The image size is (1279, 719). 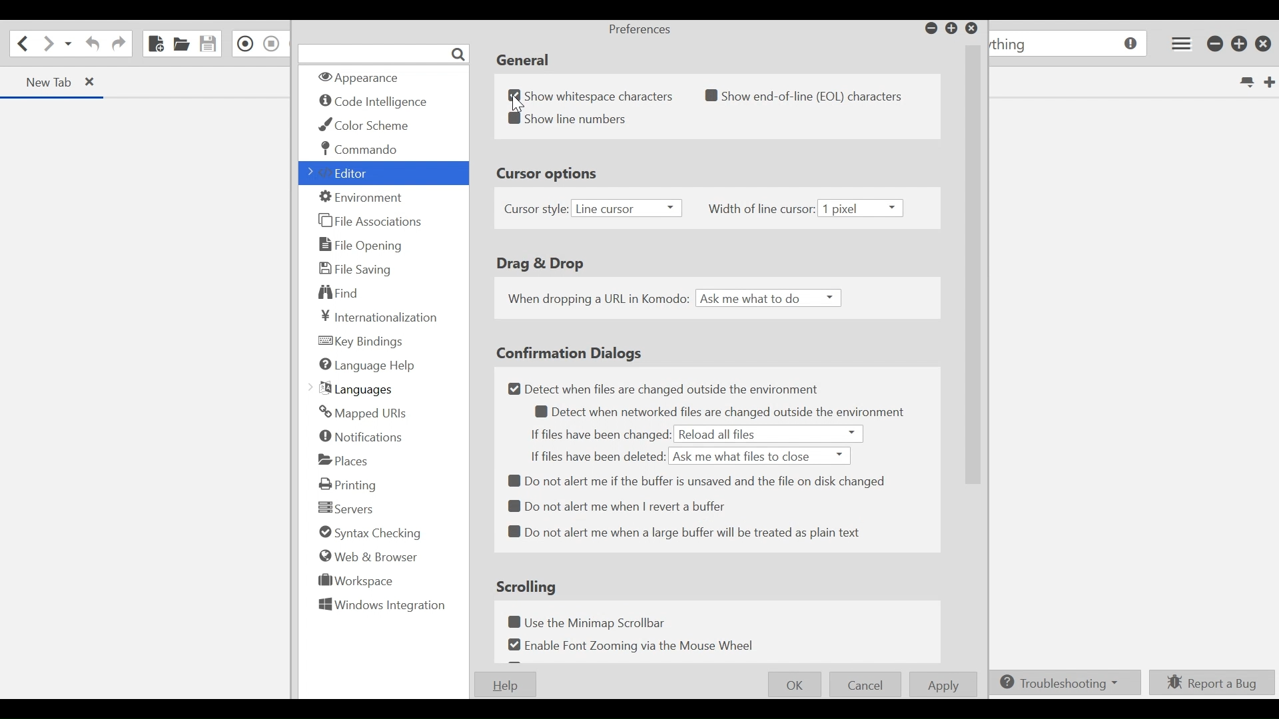 What do you see at coordinates (528, 586) in the screenshot?
I see `Scrolling` at bounding box center [528, 586].